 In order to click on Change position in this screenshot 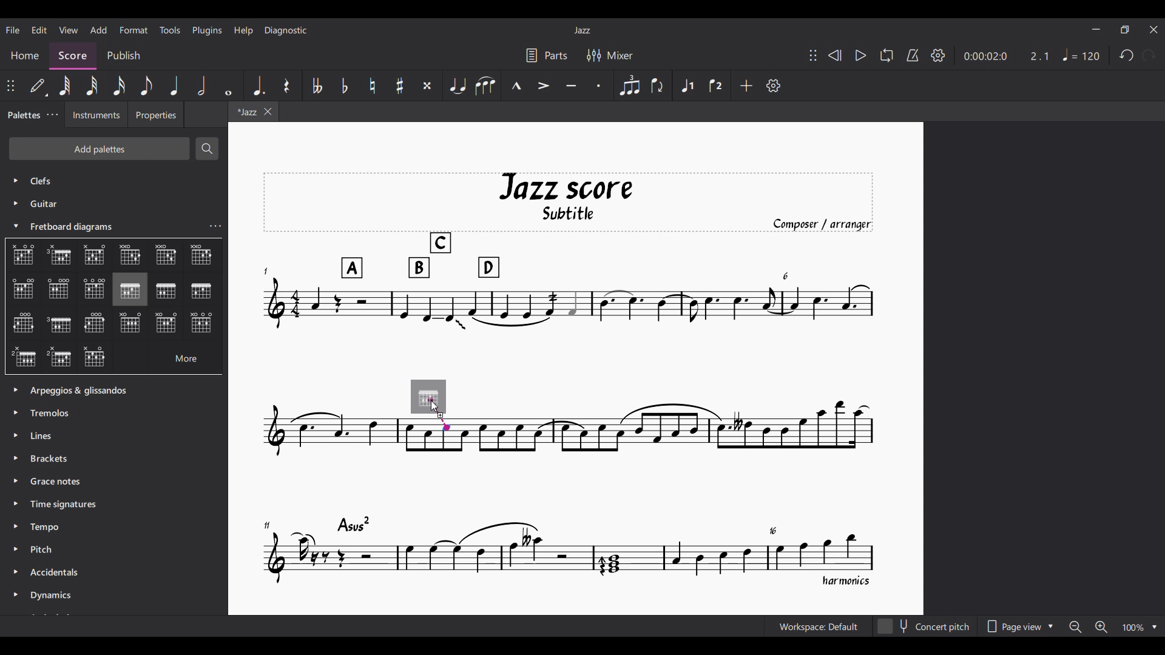, I will do `click(10, 86)`.